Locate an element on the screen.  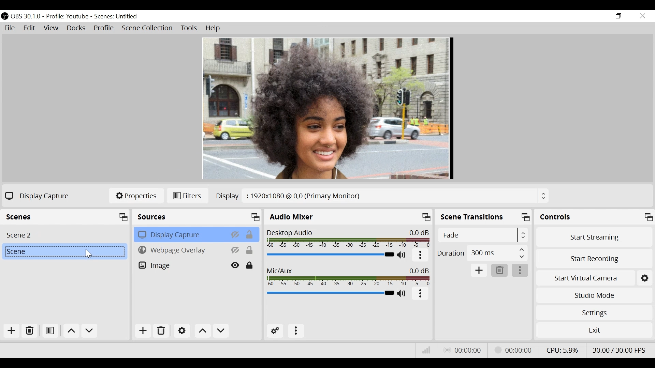
(un)lock is located at coordinates (250, 234).